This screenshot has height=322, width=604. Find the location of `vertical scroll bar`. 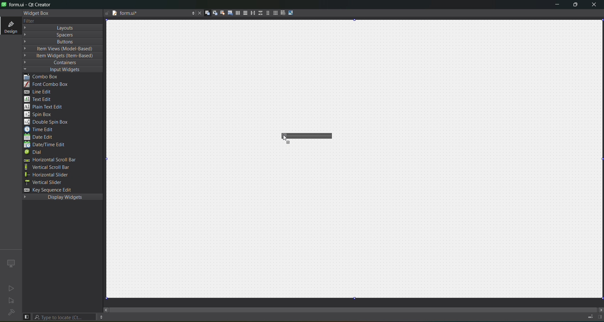

vertical scroll bar is located at coordinates (50, 168).